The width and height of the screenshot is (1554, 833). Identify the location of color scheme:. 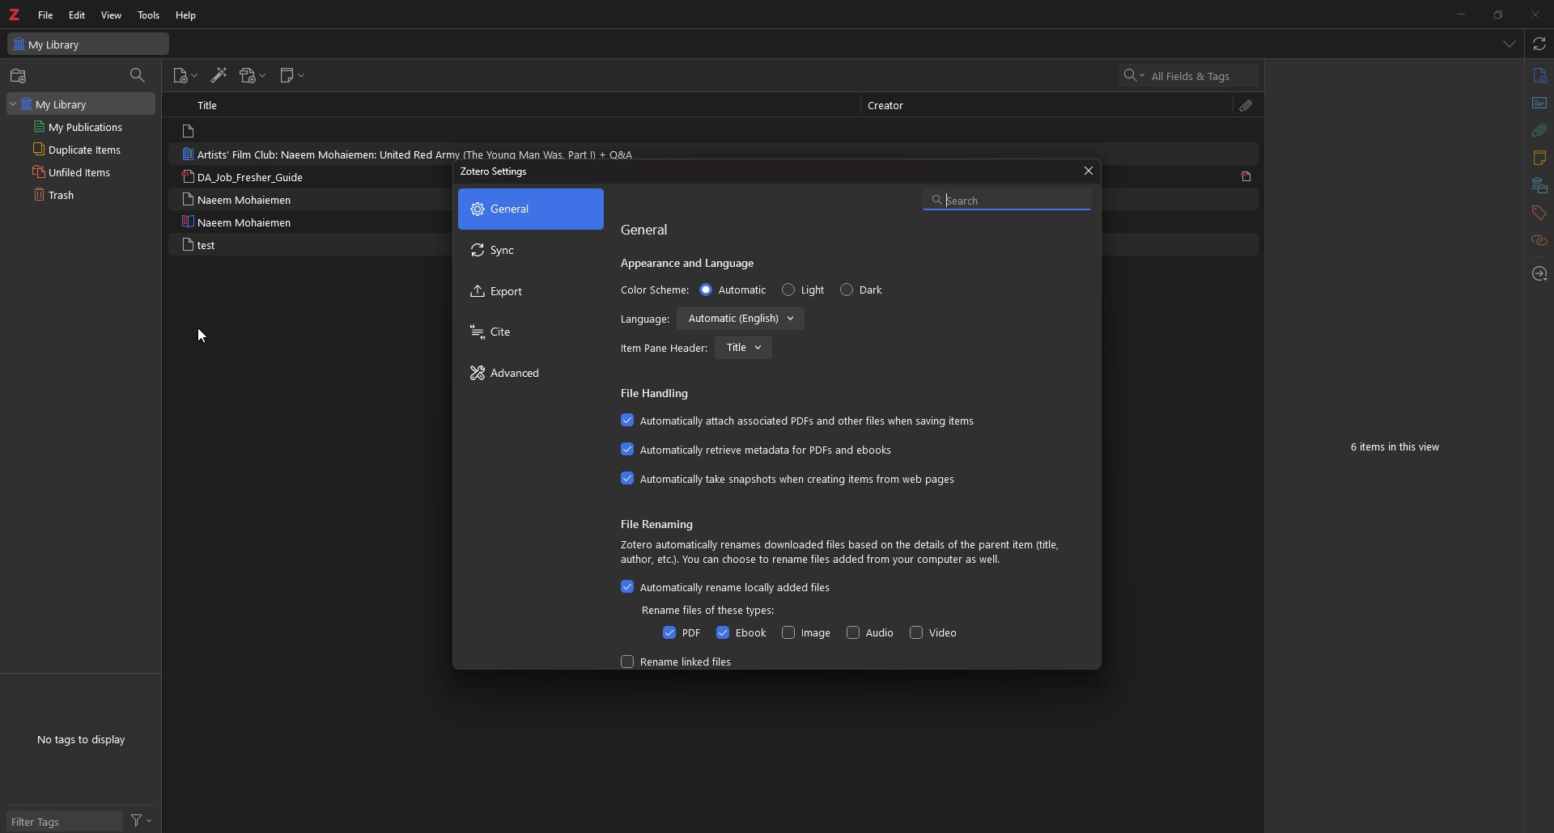
(652, 289).